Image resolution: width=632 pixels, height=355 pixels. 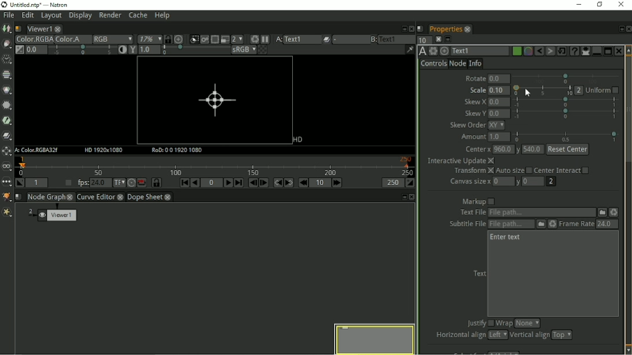 I want to click on Next increment, so click(x=337, y=183).